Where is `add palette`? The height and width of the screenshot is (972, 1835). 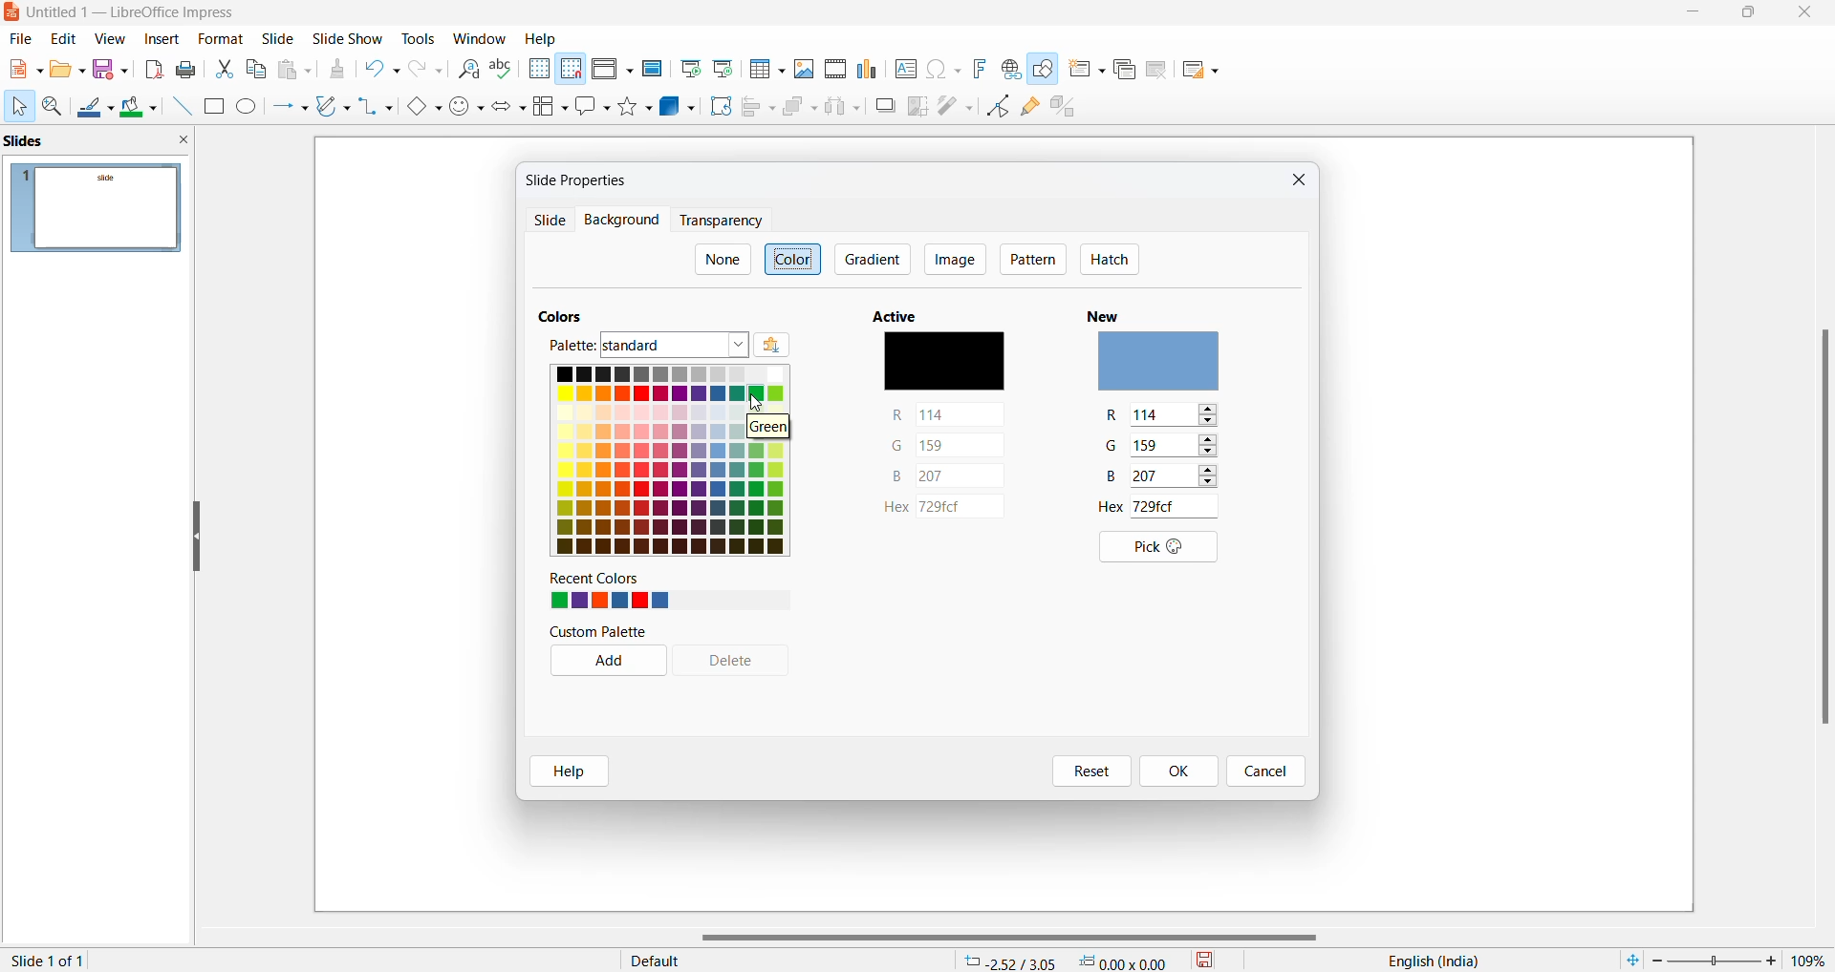
add palette is located at coordinates (604, 663).